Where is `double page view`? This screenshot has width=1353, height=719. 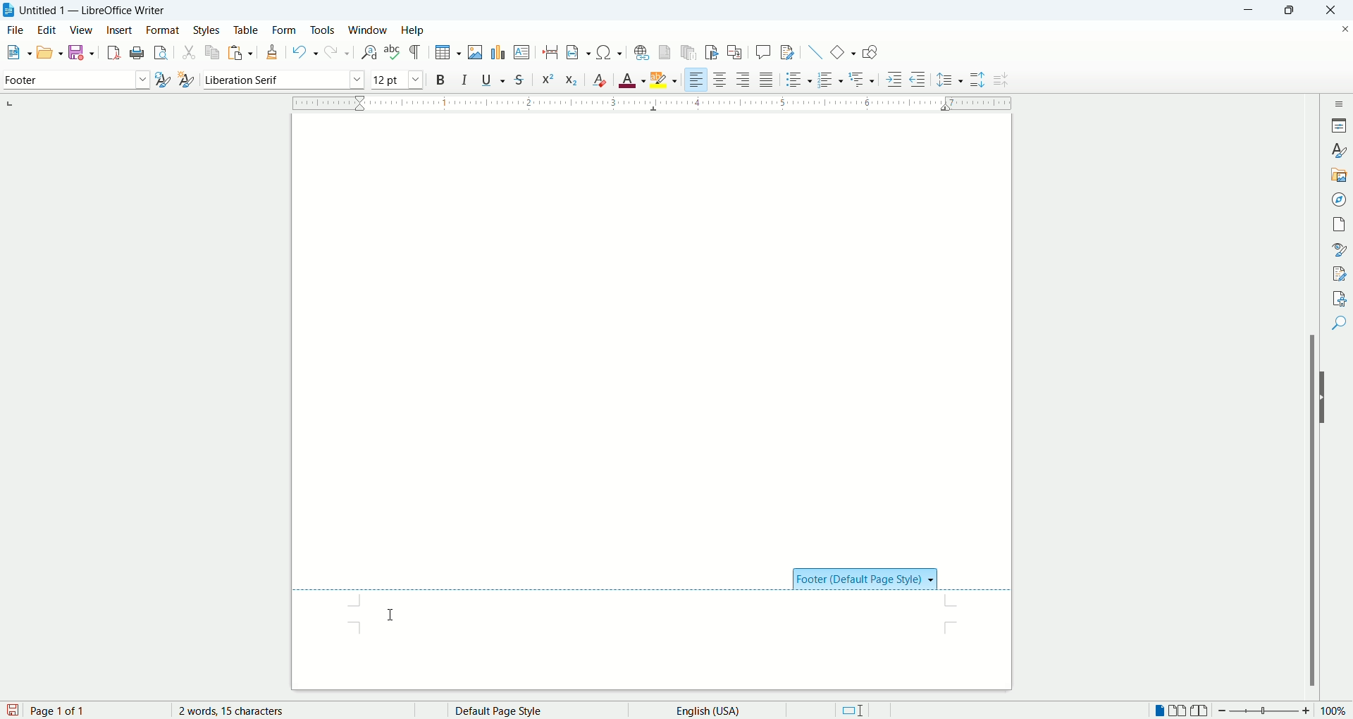
double page view is located at coordinates (1180, 711).